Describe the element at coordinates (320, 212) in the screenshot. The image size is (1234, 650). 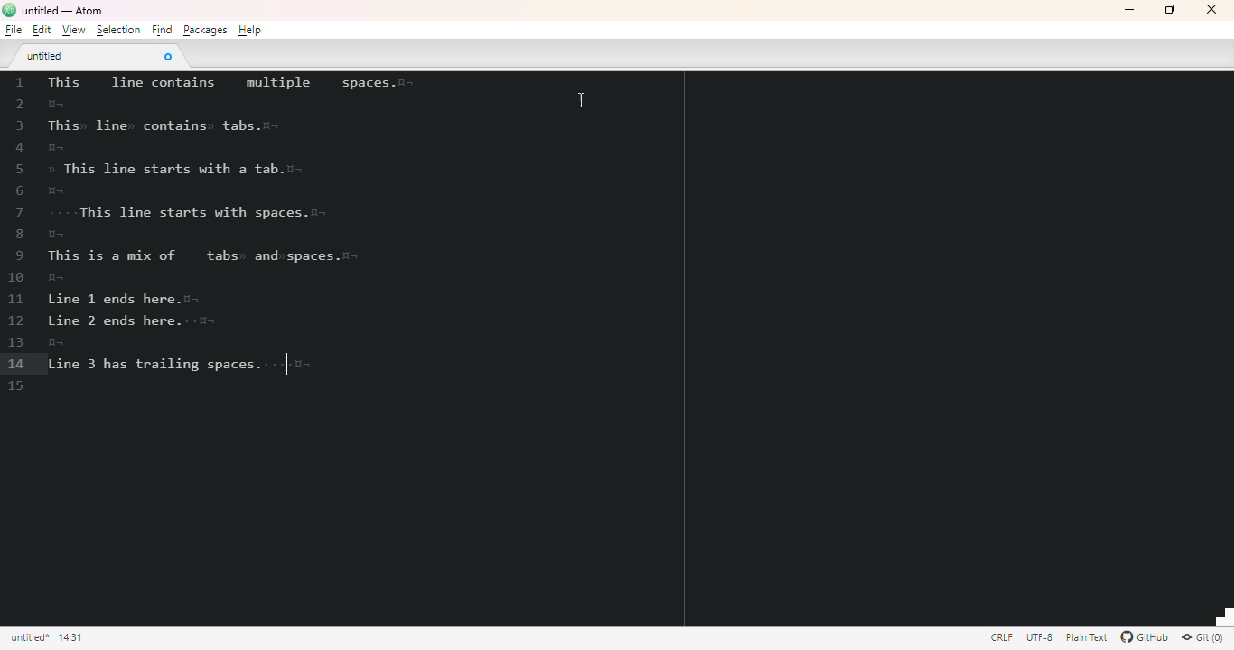
I see `invisible characters` at that location.